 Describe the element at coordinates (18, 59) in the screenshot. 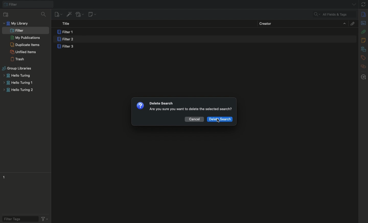

I see `Trash` at that location.